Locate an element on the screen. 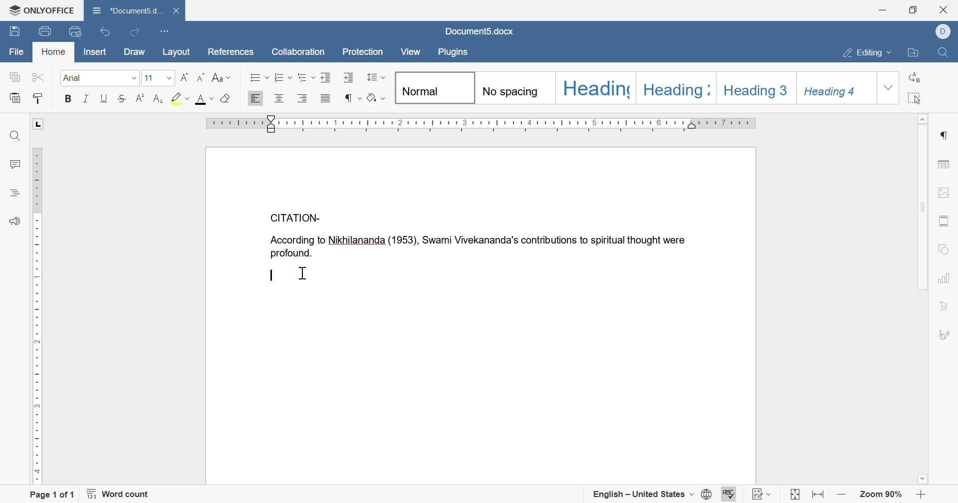 The width and height of the screenshot is (958, 503). select all is located at coordinates (918, 97).